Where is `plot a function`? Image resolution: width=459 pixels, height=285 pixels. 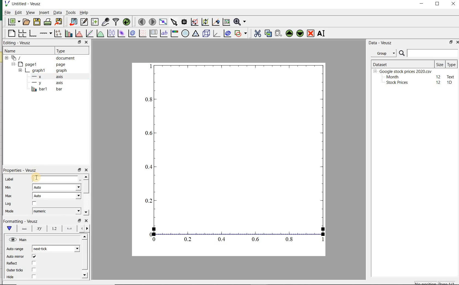 plot a function is located at coordinates (100, 34).